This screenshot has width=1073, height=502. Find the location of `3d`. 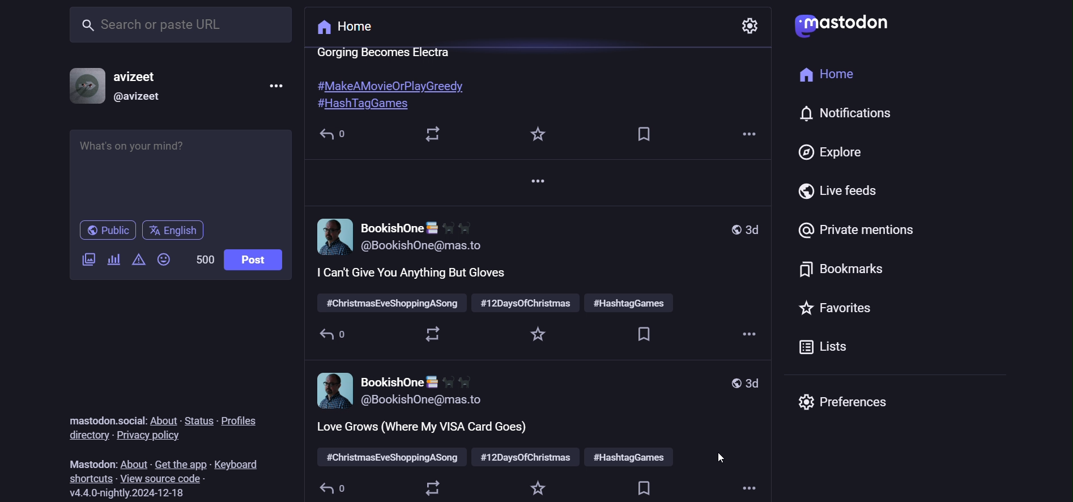

3d is located at coordinates (743, 229).